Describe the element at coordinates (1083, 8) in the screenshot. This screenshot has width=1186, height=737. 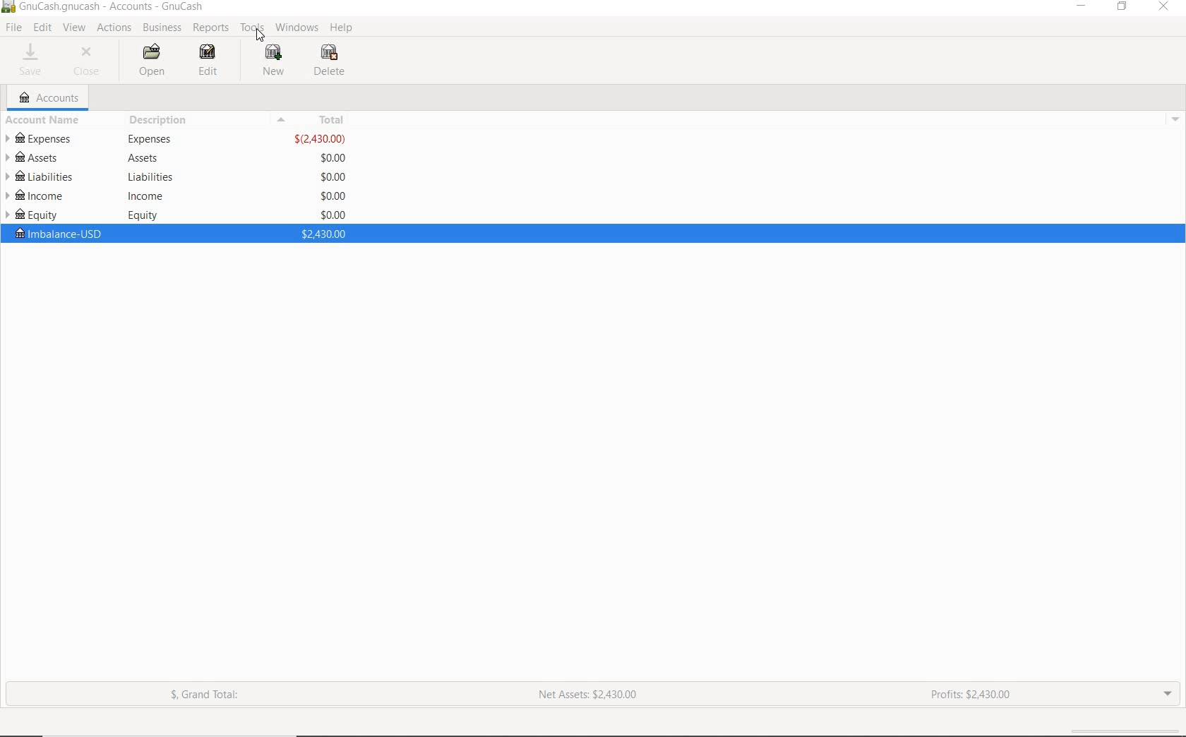
I see `MINIMIZE` at that location.